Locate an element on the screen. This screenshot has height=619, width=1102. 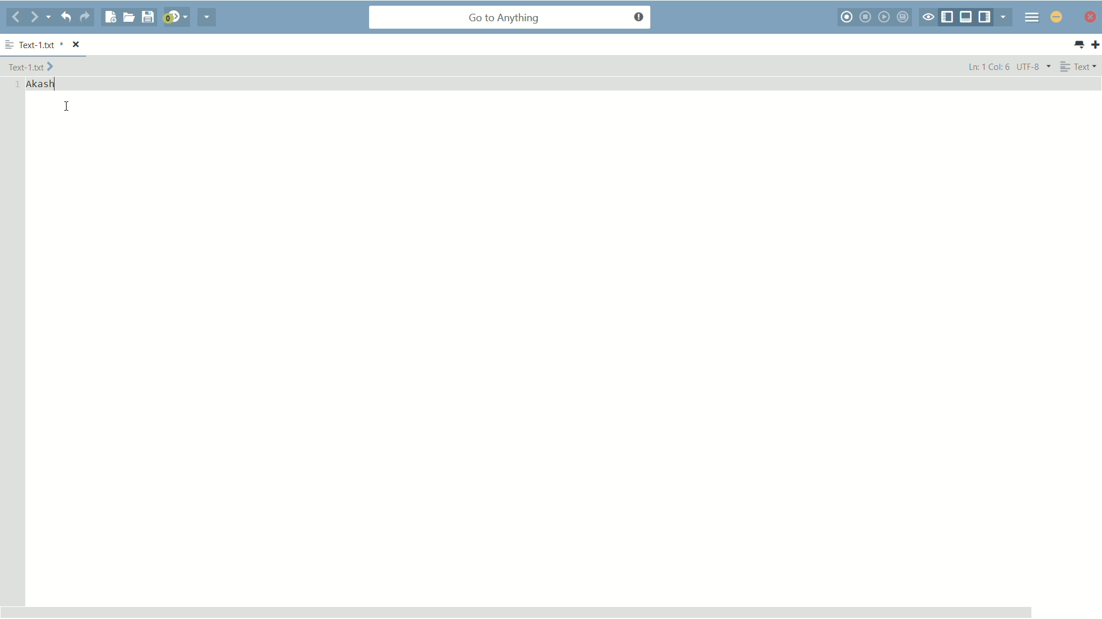
line number is located at coordinates (17, 84).